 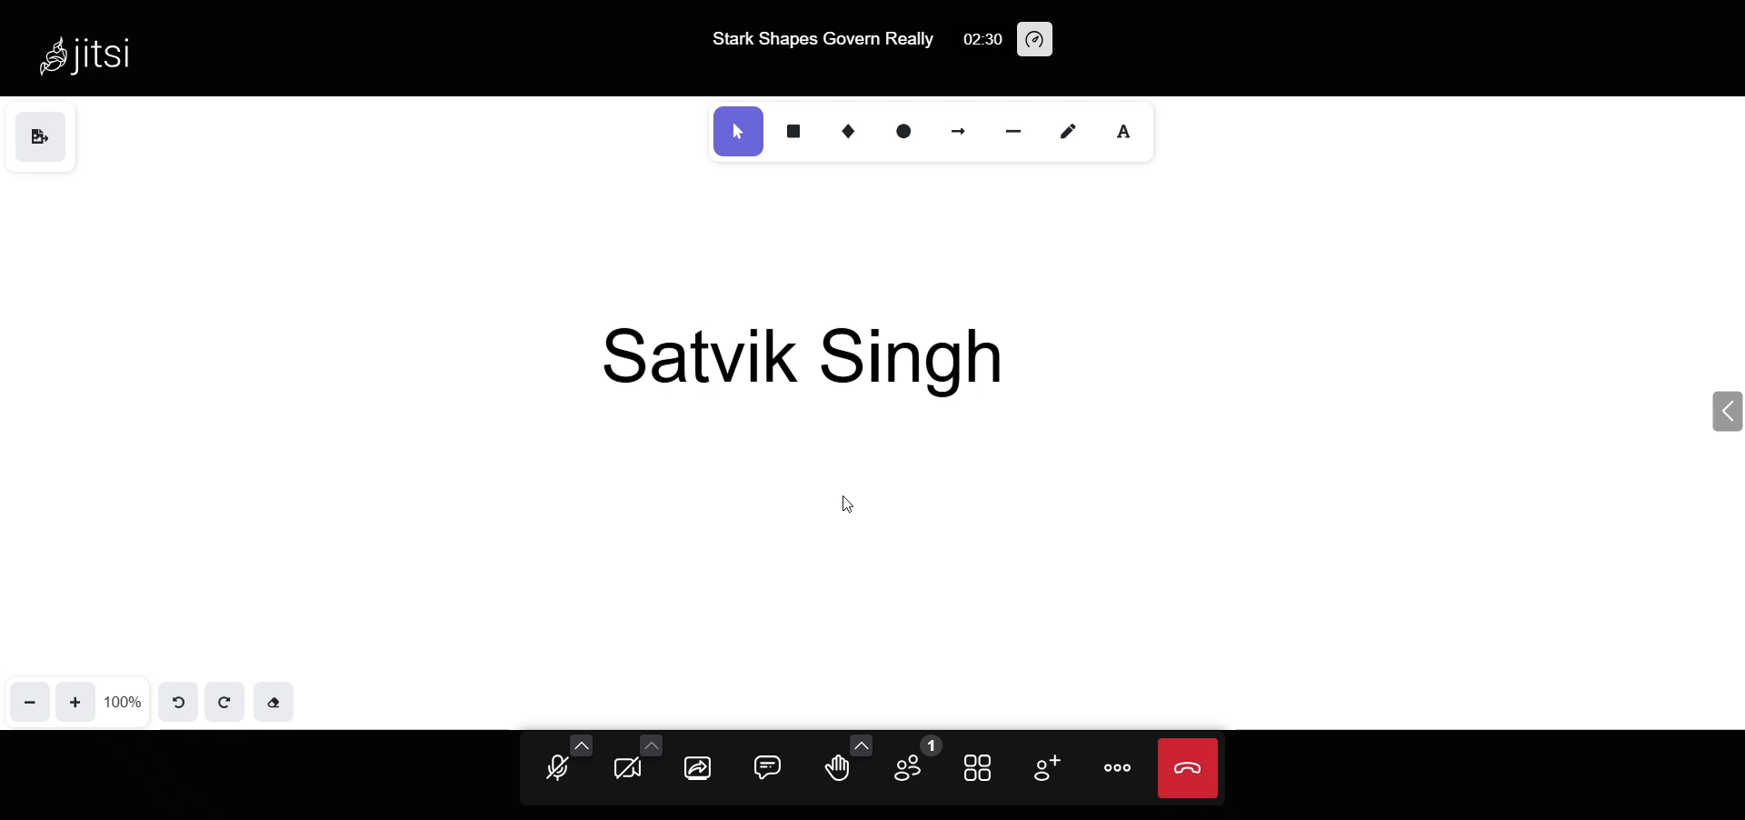 What do you see at coordinates (980, 40) in the screenshot?
I see `02:30` at bounding box center [980, 40].